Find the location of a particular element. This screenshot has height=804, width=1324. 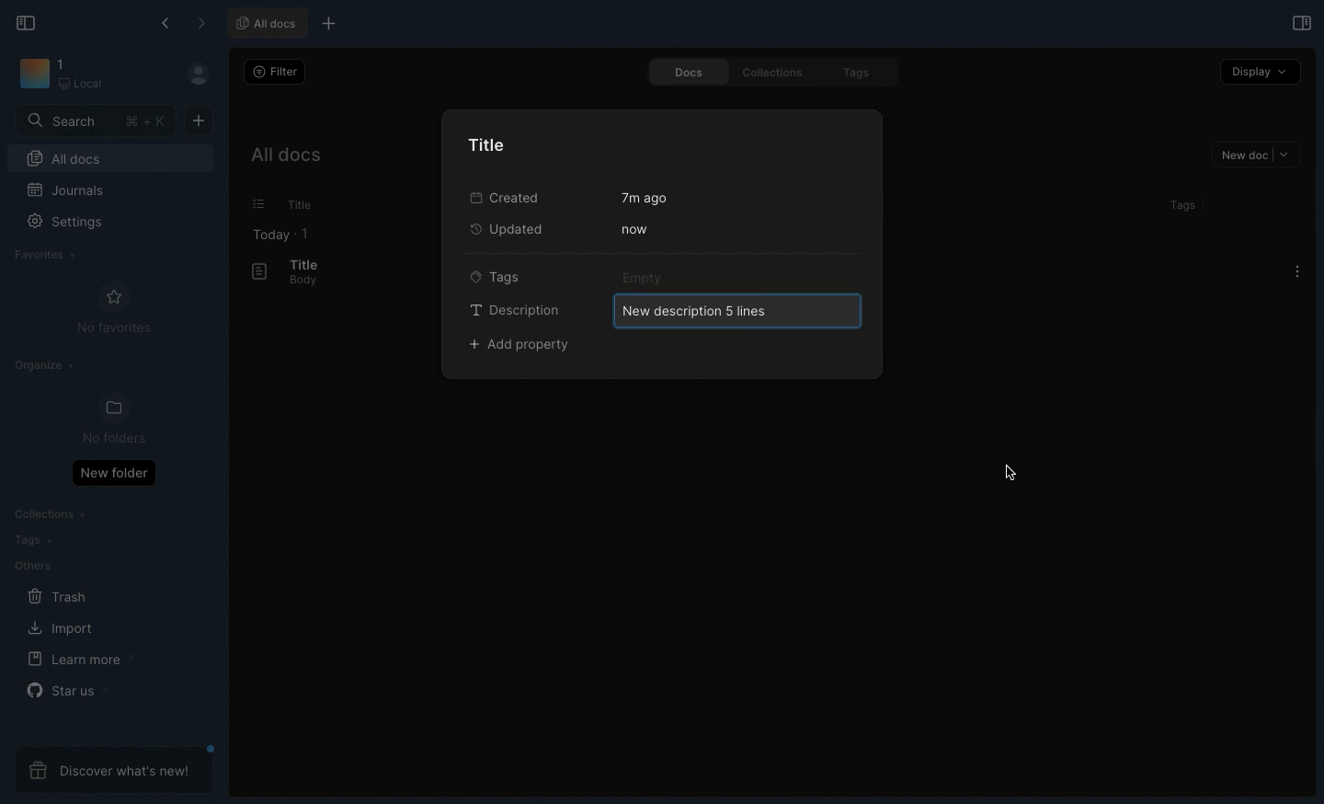

Tags is located at coordinates (496, 275).